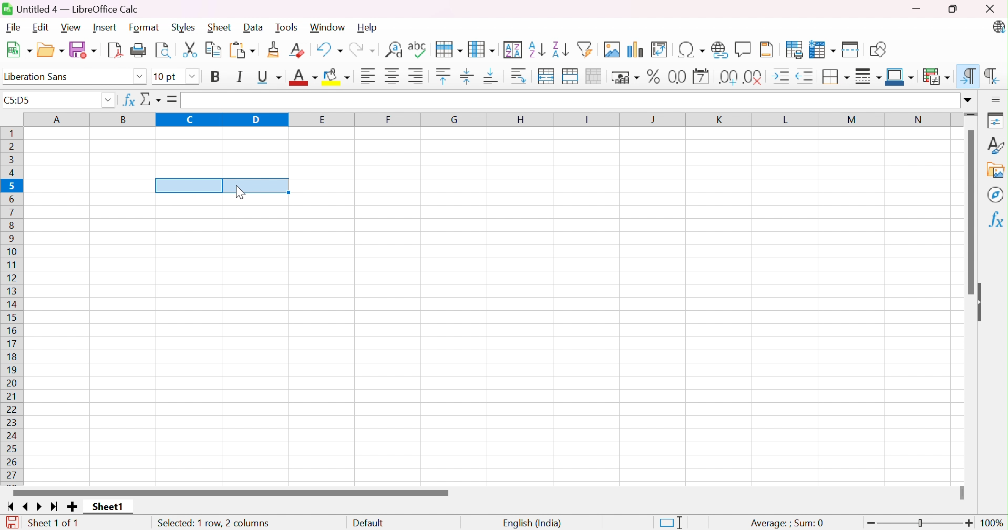 This screenshot has height=530, width=1008. Describe the element at coordinates (243, 49) in the screenshot. I see `Paste` at that location.